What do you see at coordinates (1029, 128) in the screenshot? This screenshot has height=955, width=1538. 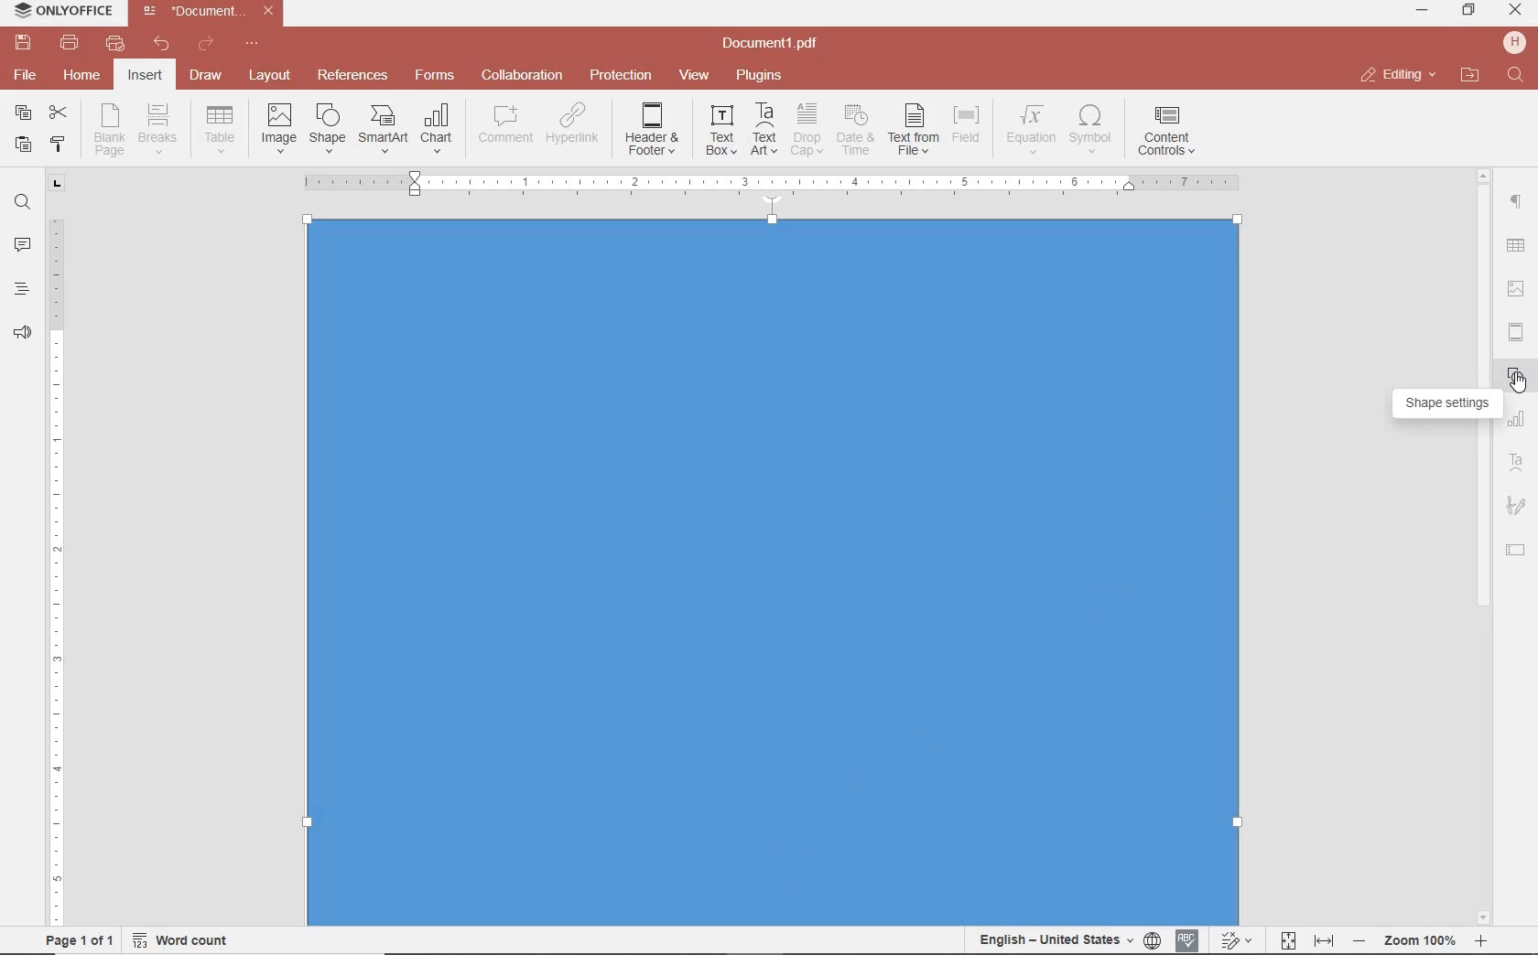 I see `NSERT EQUATION` at bounding box center [1029, 128].